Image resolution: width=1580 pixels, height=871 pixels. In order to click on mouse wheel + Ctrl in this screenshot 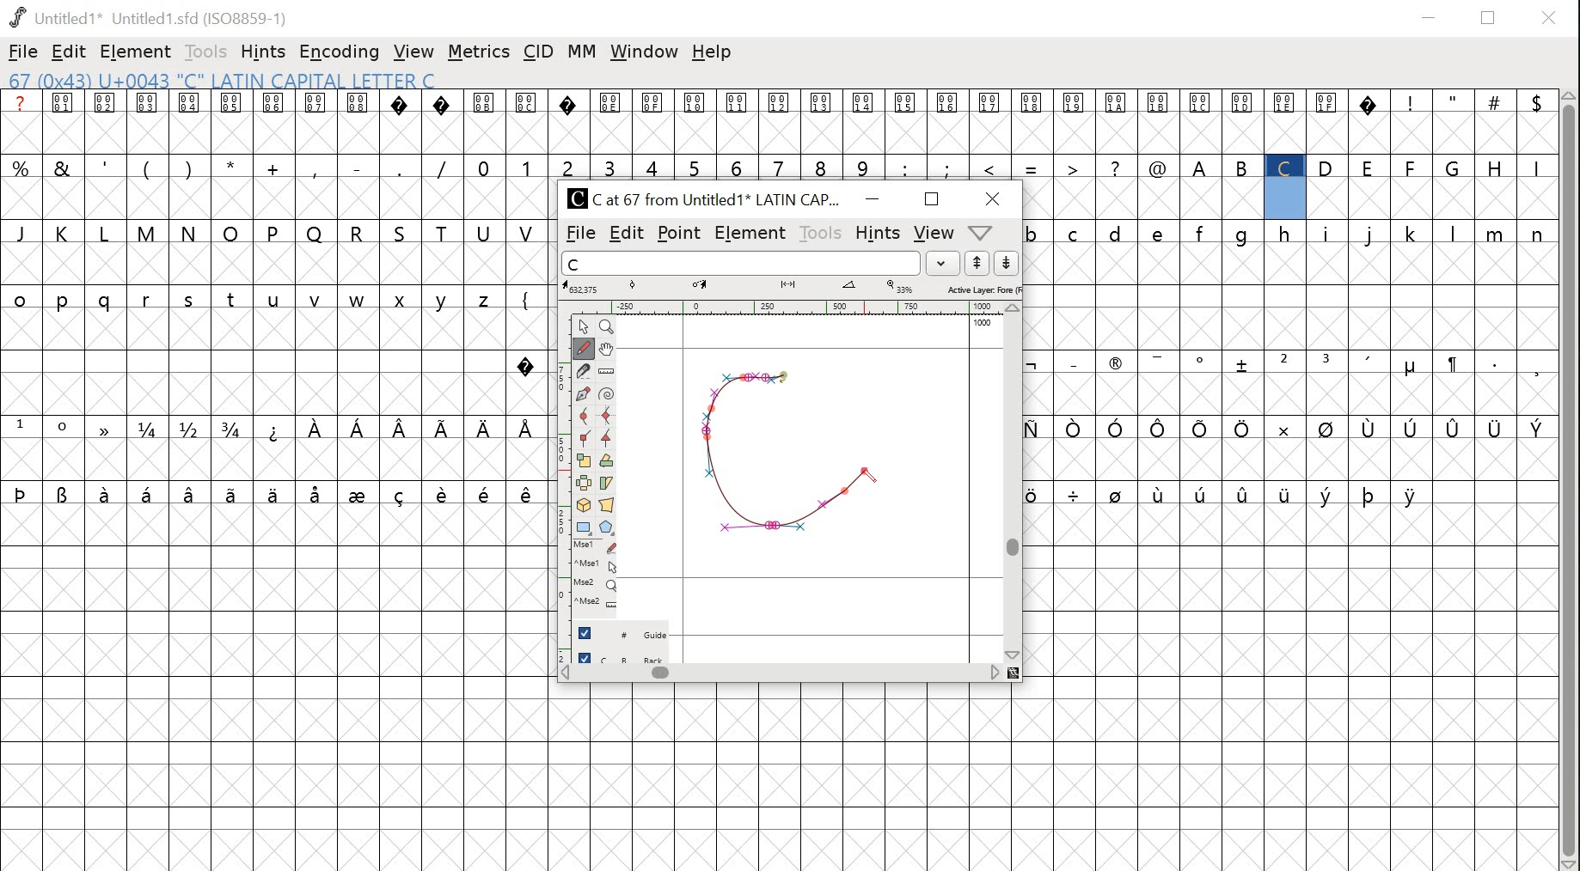, I will do `click(597, 605)`.